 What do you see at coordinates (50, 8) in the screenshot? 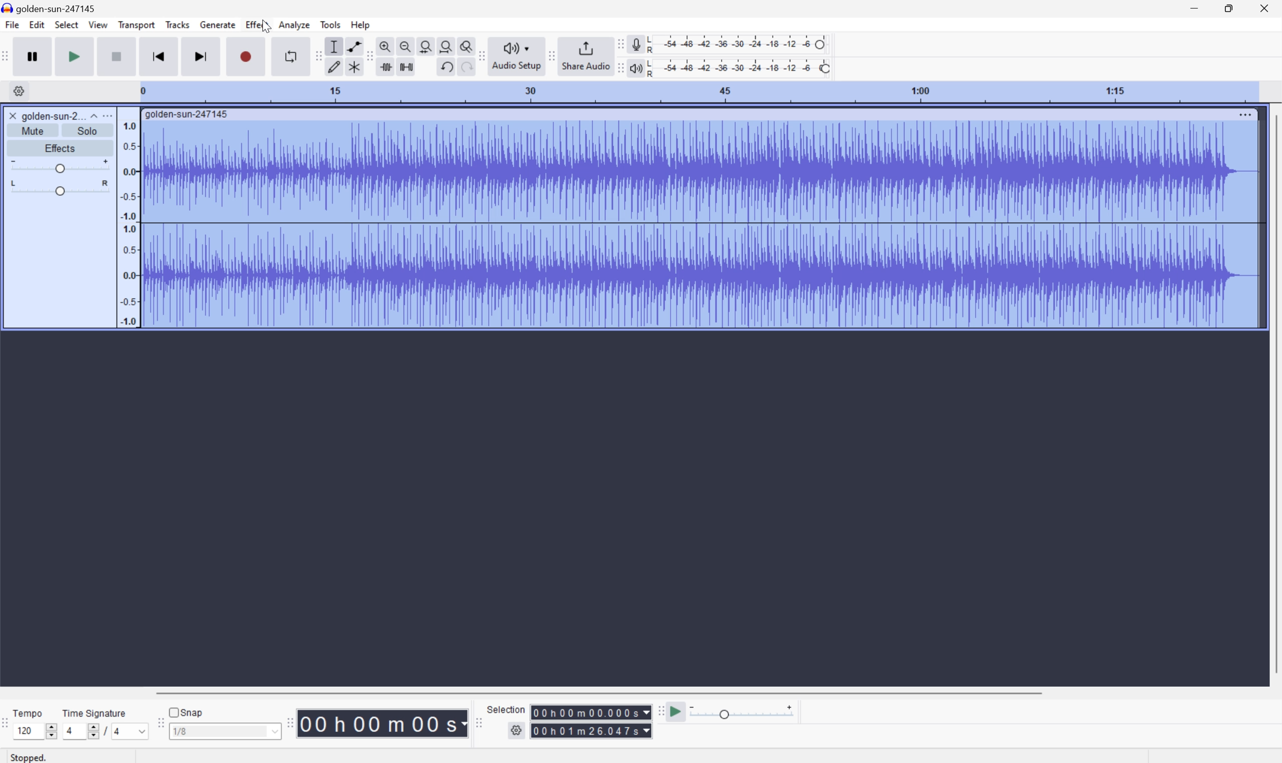
I see `goldensun-247145` at bounding box center [50, 8].